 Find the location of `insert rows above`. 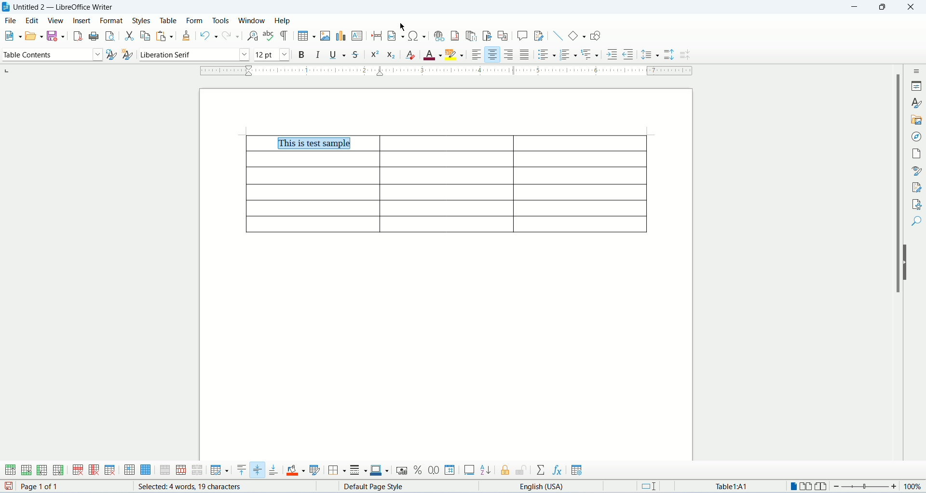

insert rows above is located at coordinates (9, 470).